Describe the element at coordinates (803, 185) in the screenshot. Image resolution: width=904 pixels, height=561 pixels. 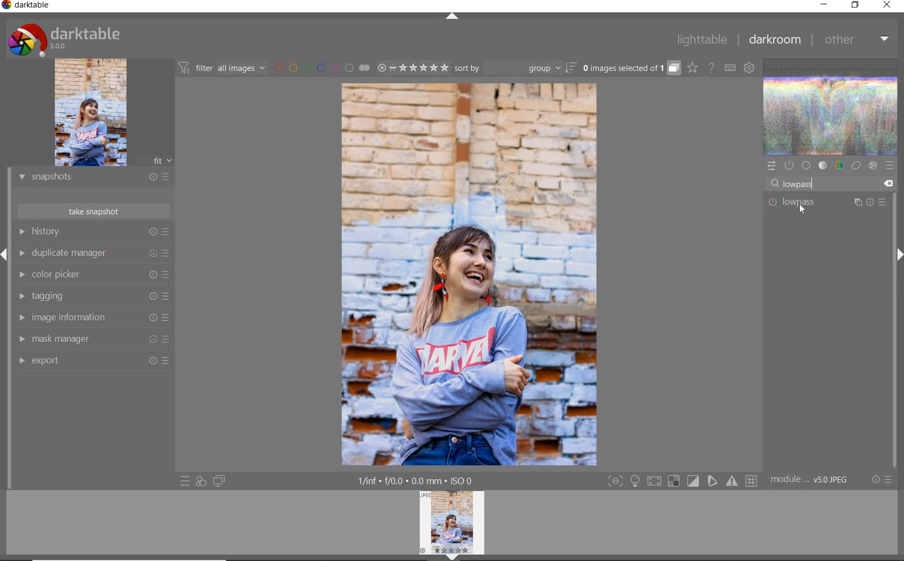
I see `lowpass` at that location.